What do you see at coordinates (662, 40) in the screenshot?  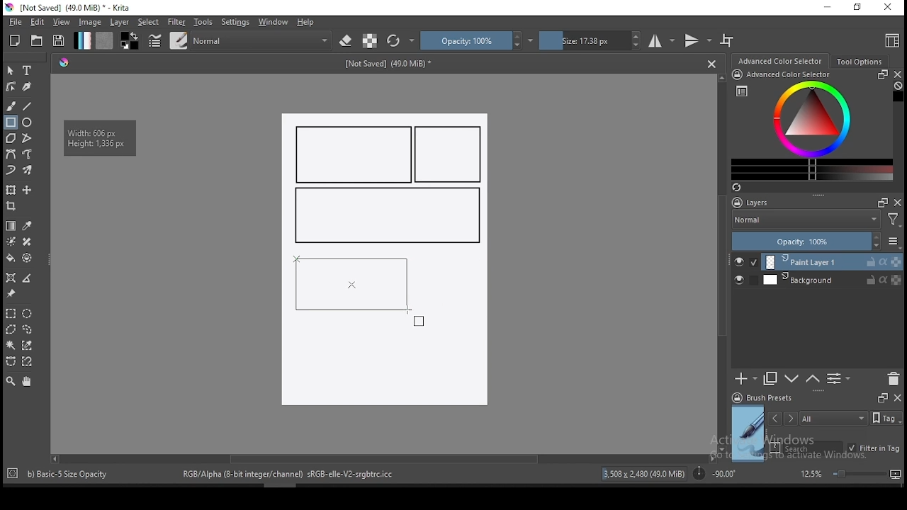 I see `horizontal mirror tool` at bounding box center [662, 40].